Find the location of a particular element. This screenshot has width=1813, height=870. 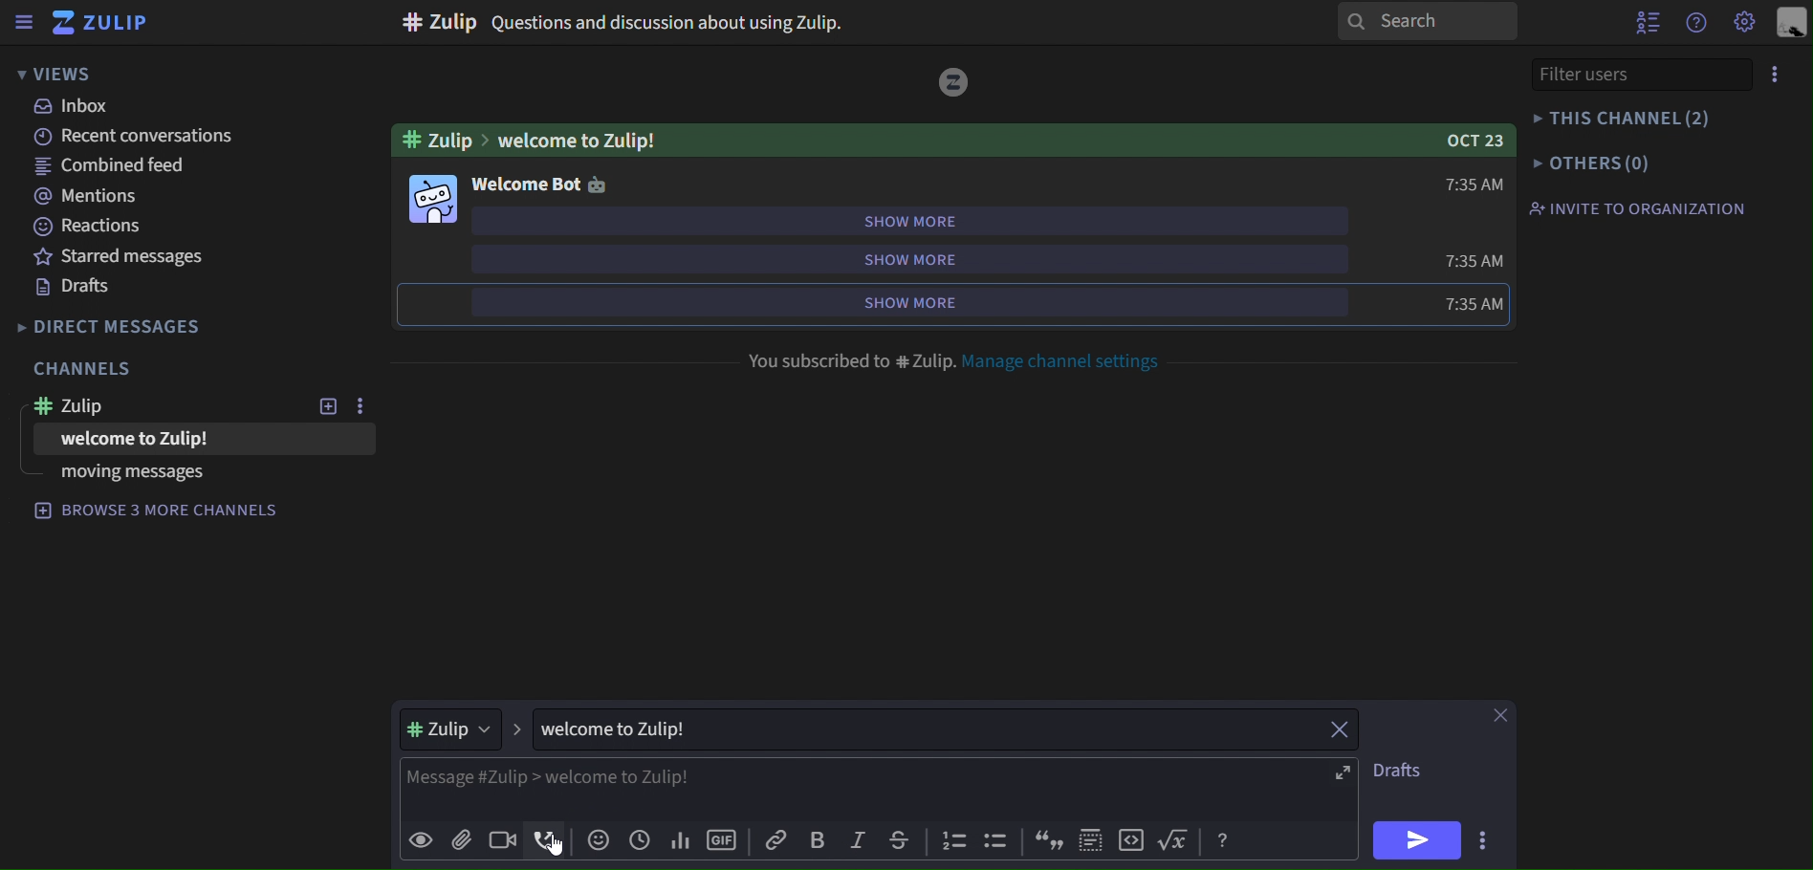

add emoji is located at coordinates (599, 839).